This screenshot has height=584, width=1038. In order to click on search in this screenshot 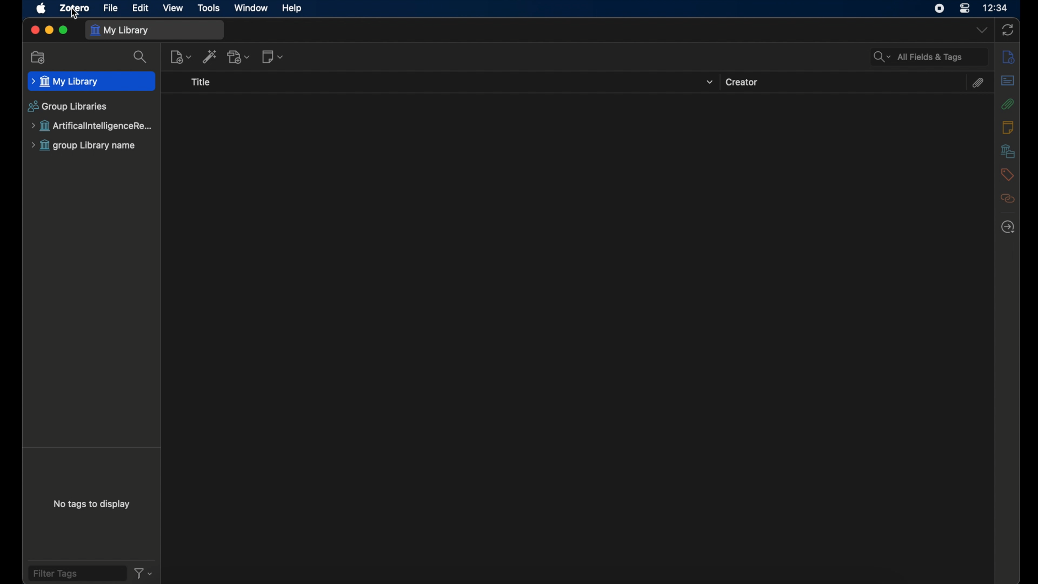, I will do `click(141, 57)`.